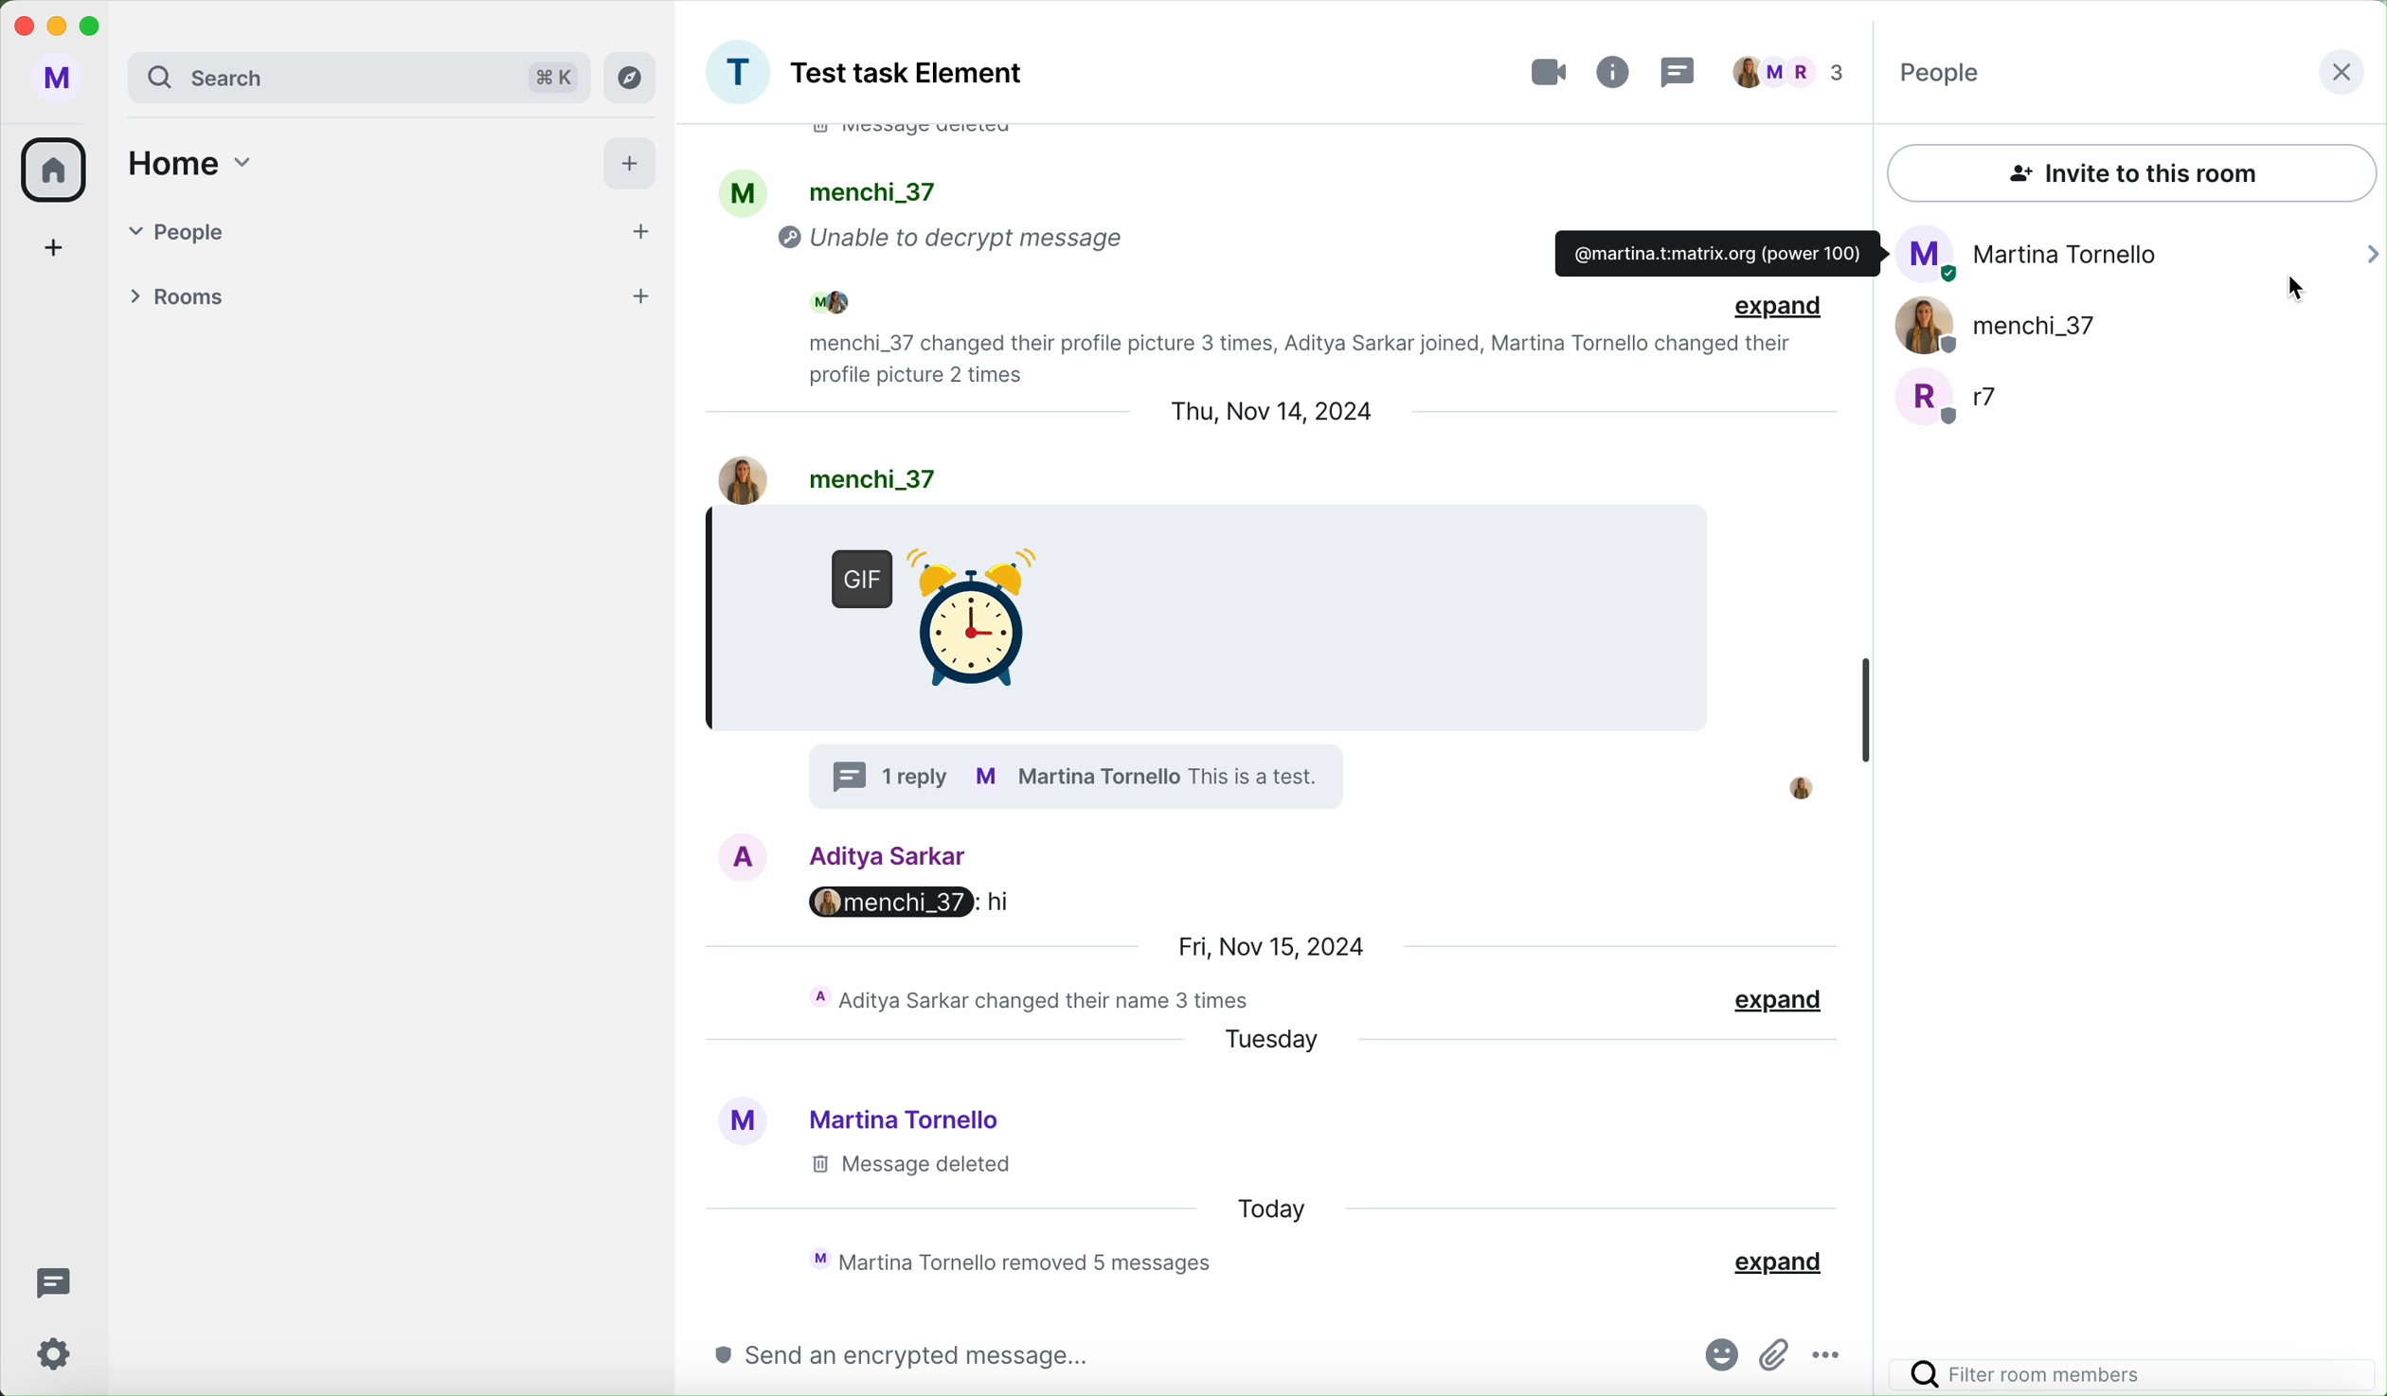  I want to click on home icon, so click(58, 168).